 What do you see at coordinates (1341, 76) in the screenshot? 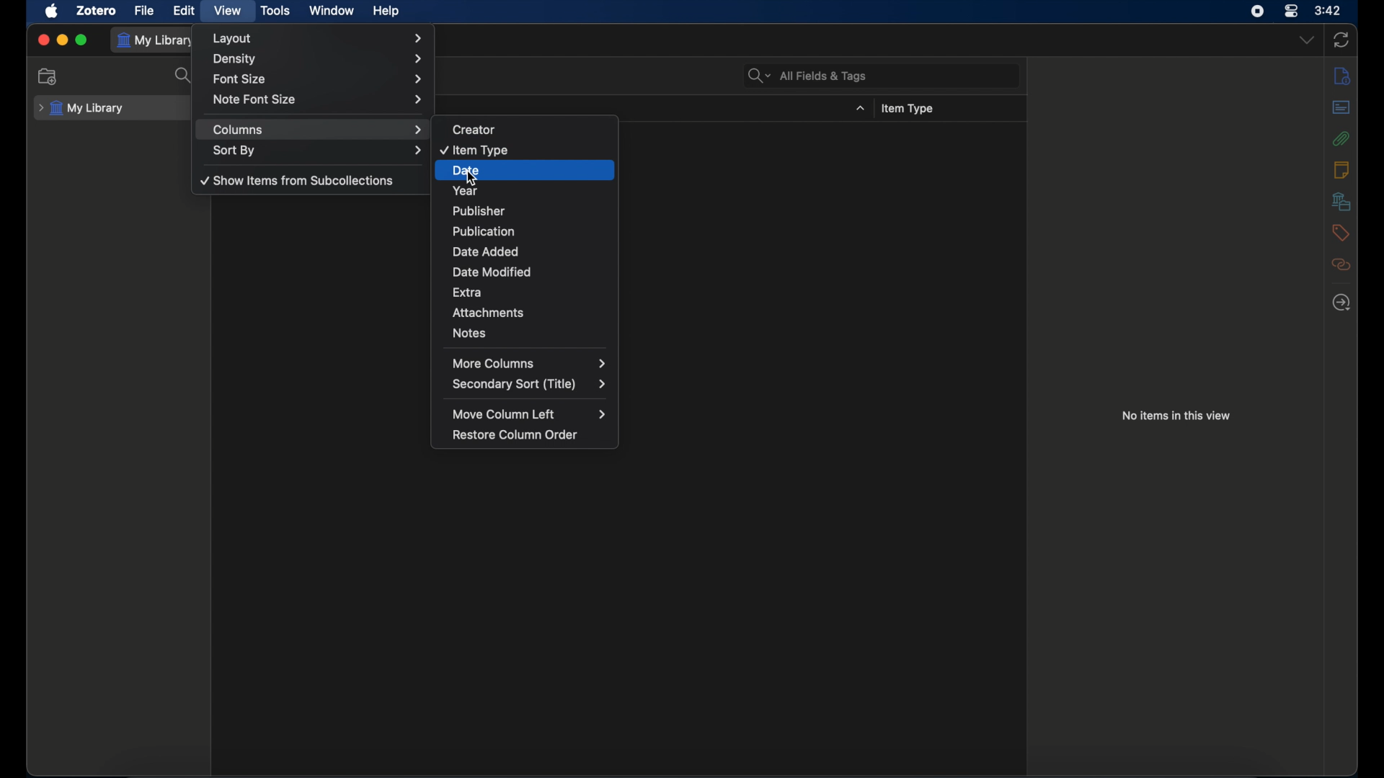
I see `info` at bounding box center [1341, 76].